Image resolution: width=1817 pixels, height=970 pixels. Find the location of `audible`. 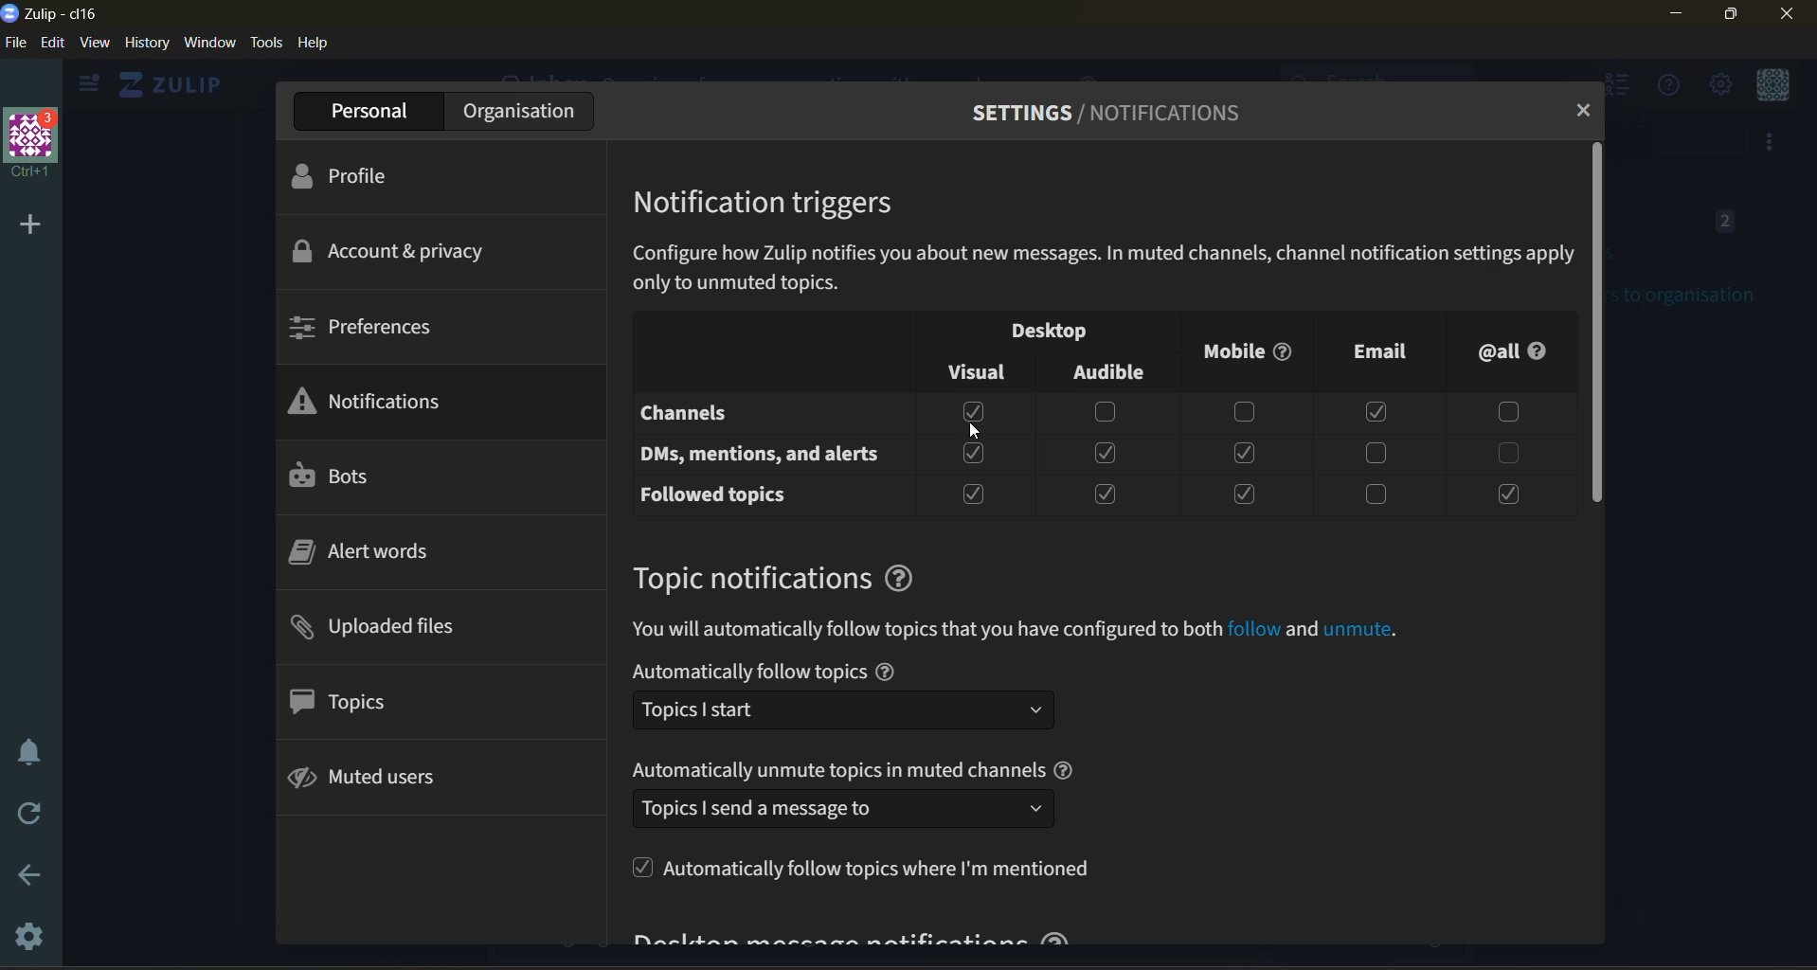

audible is located at coordinates (1118, 371).